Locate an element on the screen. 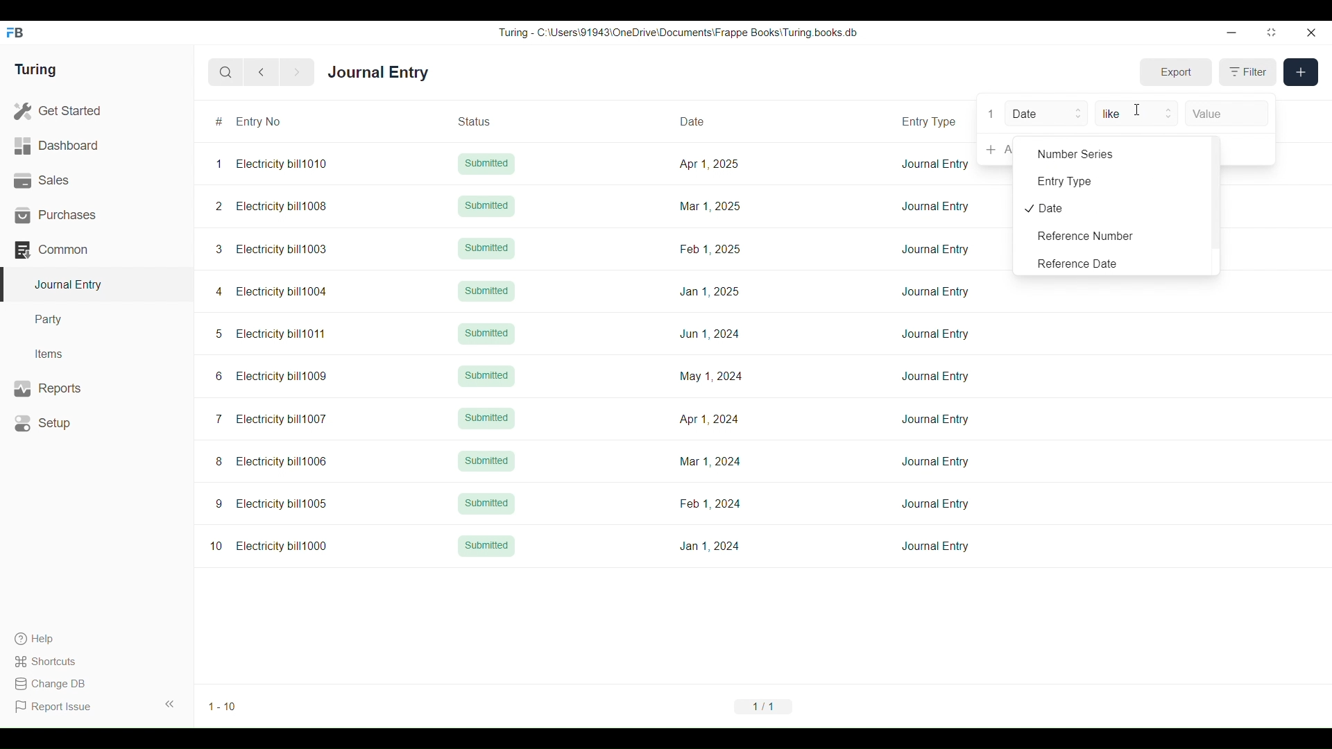 The height and width of the screenshot is (749, 1332). Date is located at coordinates (1113, 207).